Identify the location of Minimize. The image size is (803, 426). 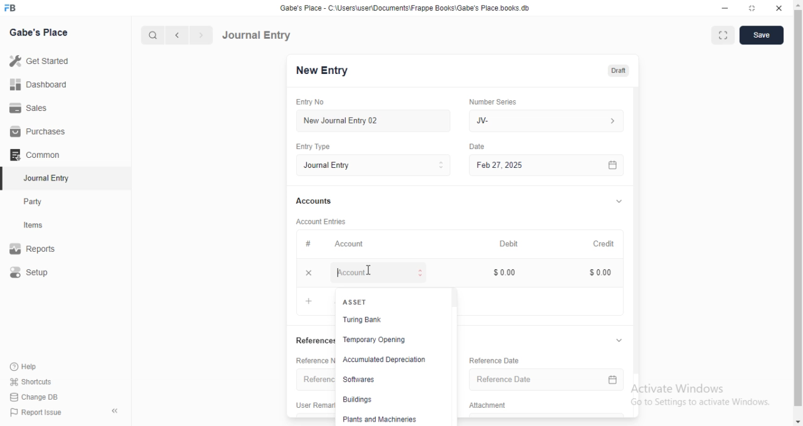
(723, 8).